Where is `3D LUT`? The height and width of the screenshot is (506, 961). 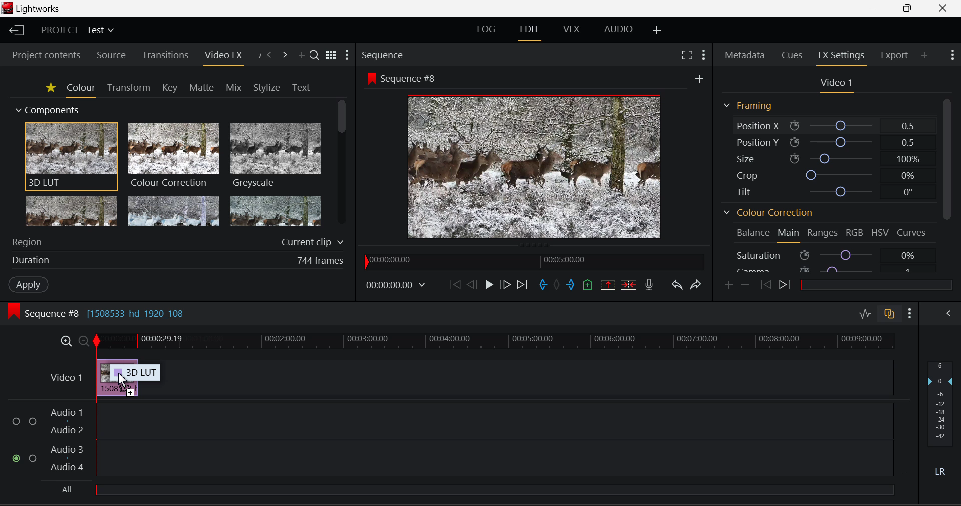 3D LUT is located at coordinates (70, 157).